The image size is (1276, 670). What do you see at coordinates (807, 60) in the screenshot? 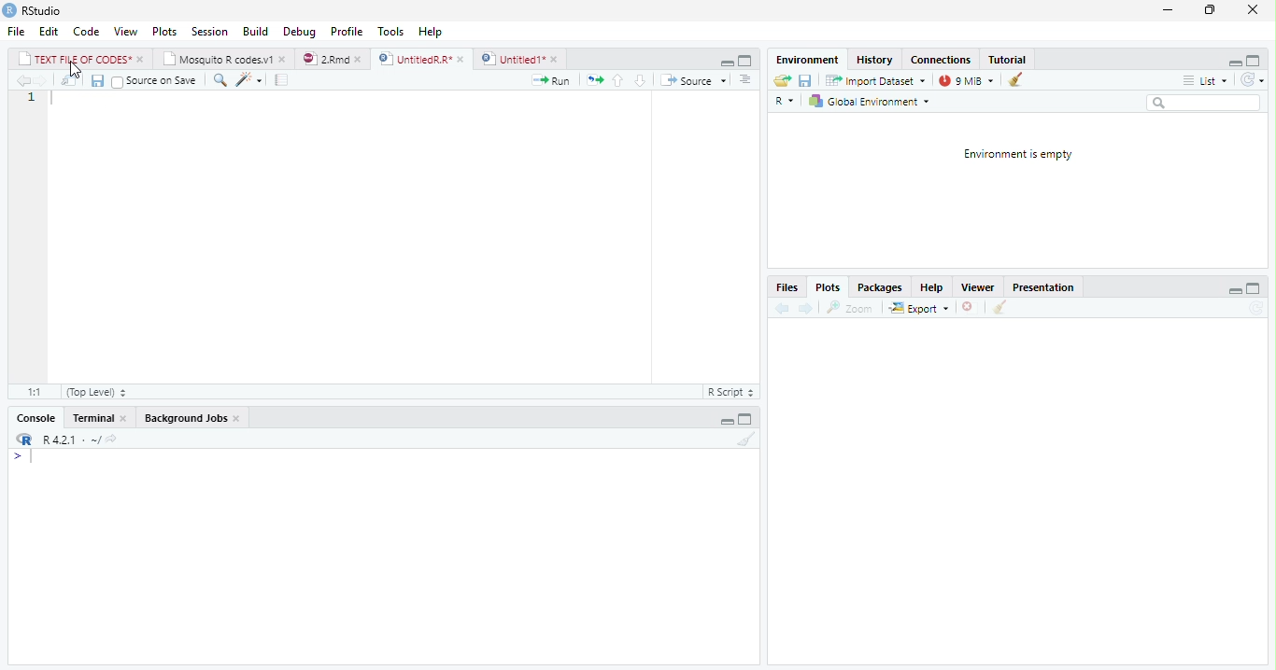
I see `Environment` at bounding box center [807, 60].